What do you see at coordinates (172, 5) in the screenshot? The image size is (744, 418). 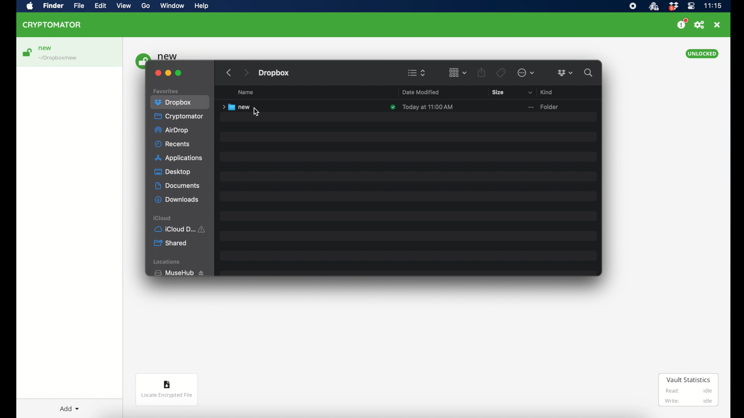 I see `window` at bounding box center [172, 5].